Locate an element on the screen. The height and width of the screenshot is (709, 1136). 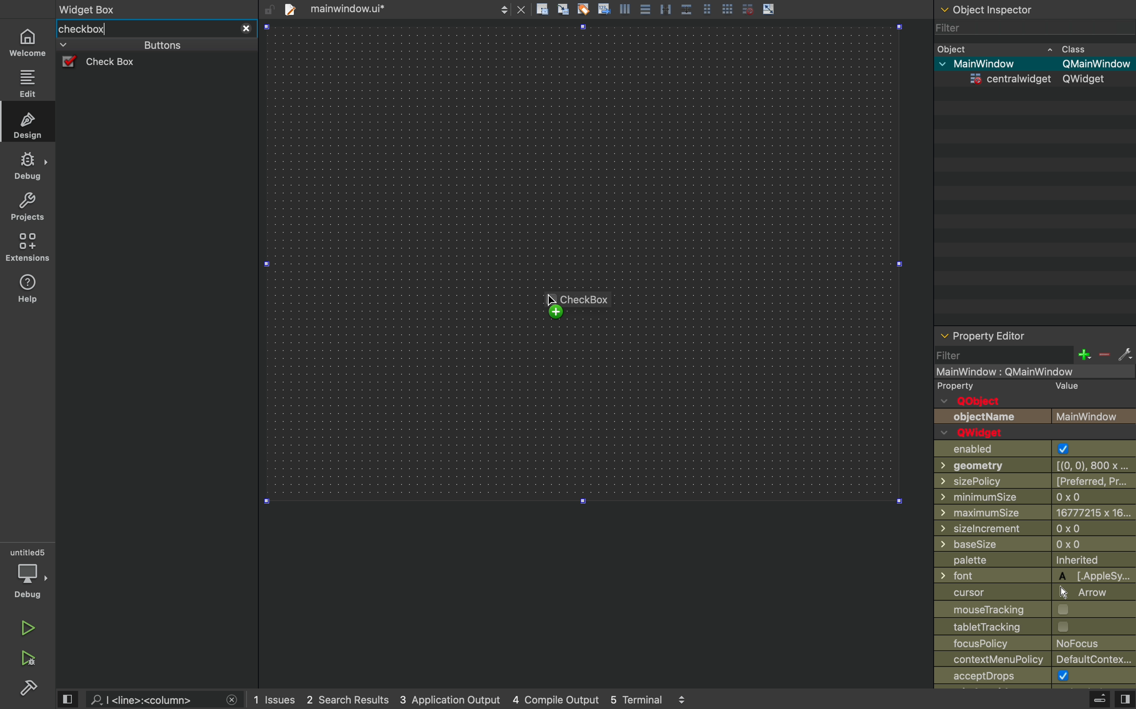
widget is located at coordinates (1038, 79).